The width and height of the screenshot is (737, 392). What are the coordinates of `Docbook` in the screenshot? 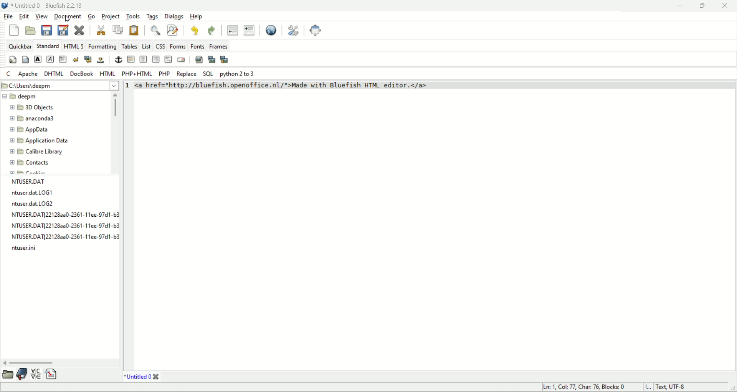 It's located at (83, 74).